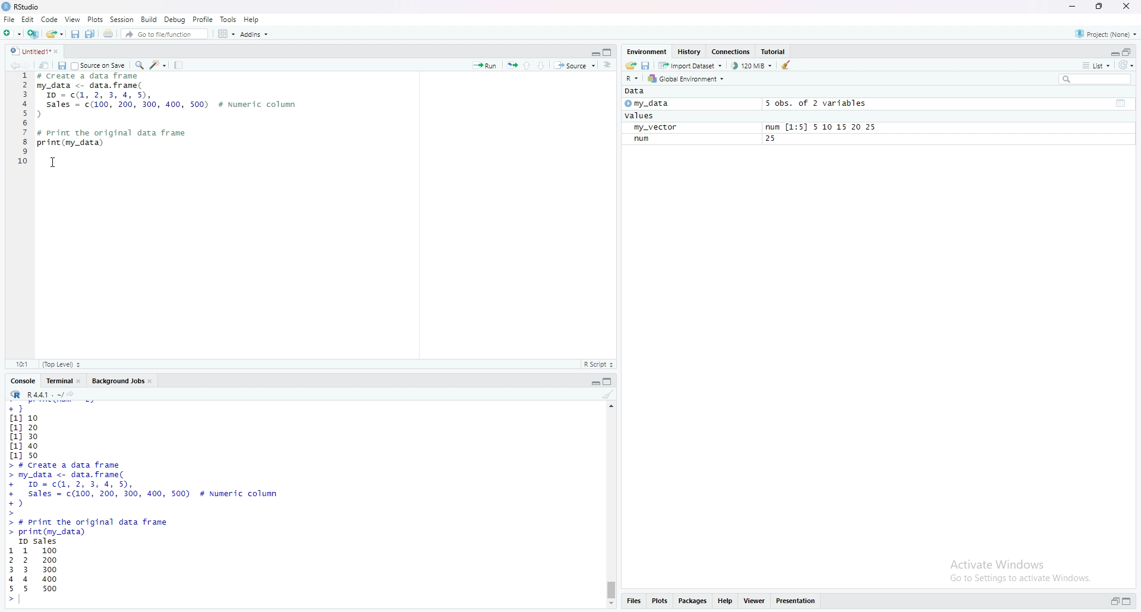 The height and width of the screenshot is (612, 1141). What do you see at coordinates (27, 602) in the screenshot?
I see `typing cursor` at bounding box center [27, 602].